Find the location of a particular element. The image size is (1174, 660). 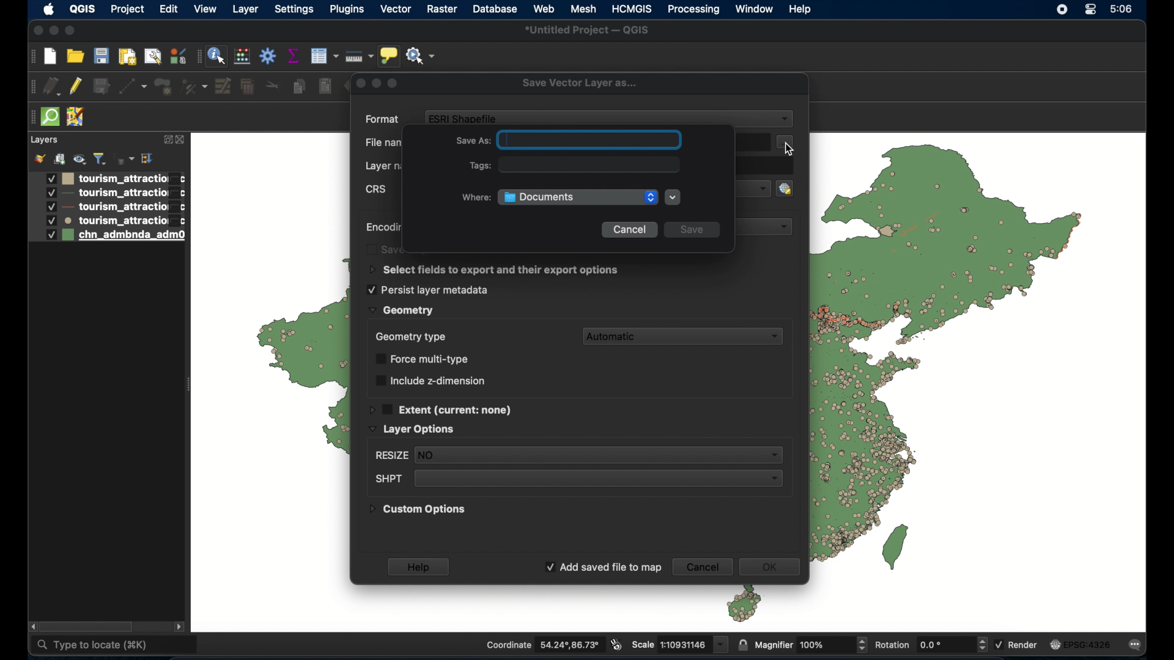

select fields to export options is located at coordinates (495, 270).